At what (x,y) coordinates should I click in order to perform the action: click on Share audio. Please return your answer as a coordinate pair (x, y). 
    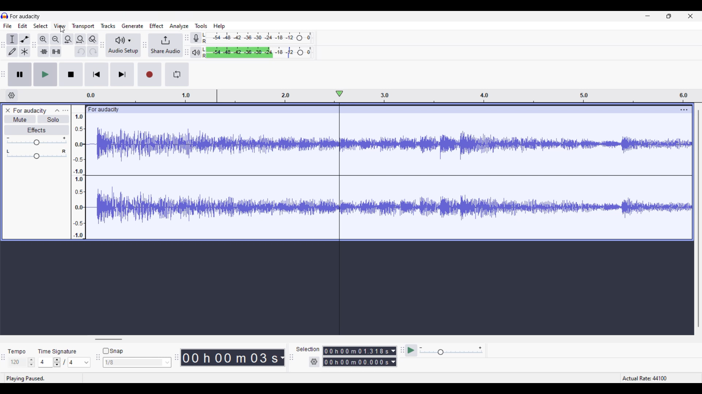
    Looking at the image, I should click on (165, 45).